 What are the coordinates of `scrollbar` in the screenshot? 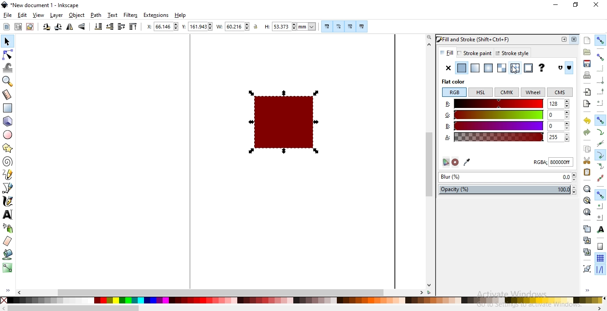 It's located at (292, 292).